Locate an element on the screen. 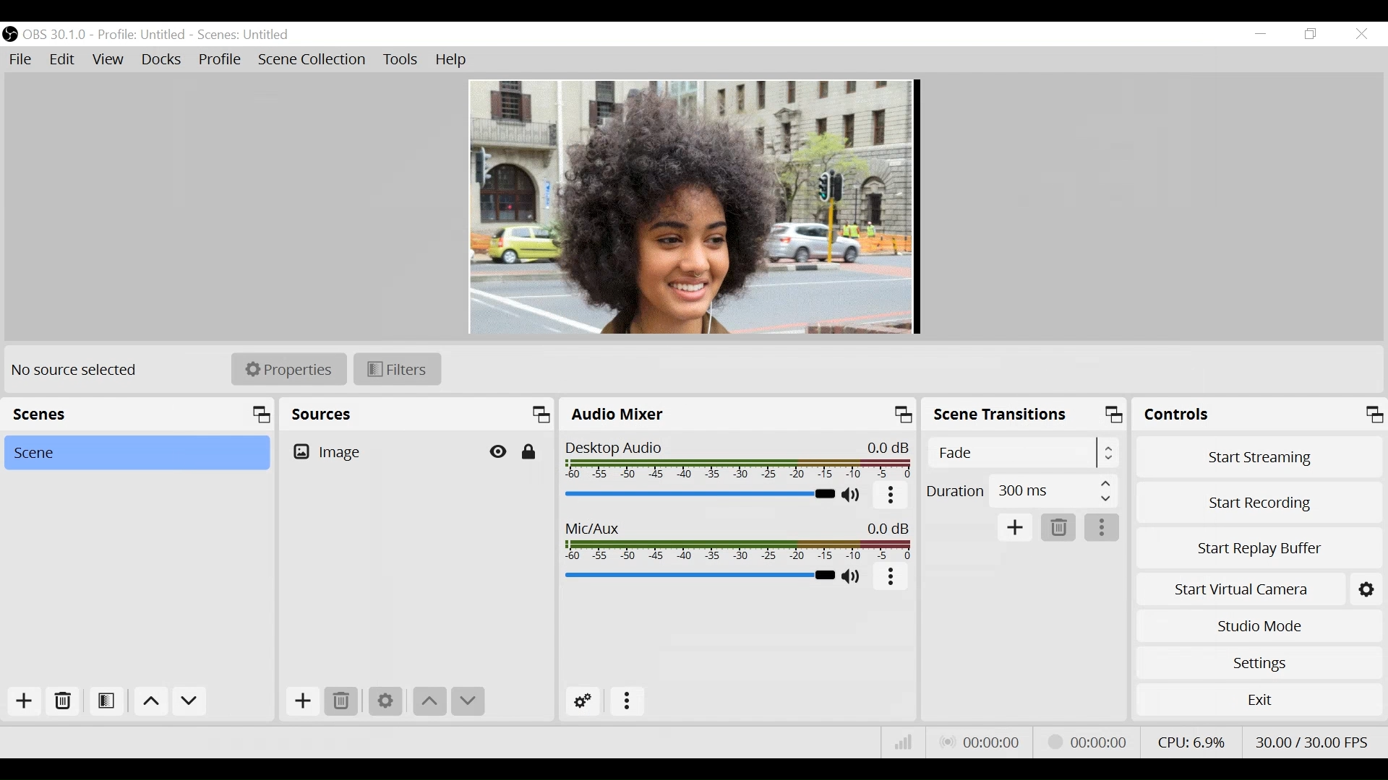  Properties is located at coordinates (290, 370).